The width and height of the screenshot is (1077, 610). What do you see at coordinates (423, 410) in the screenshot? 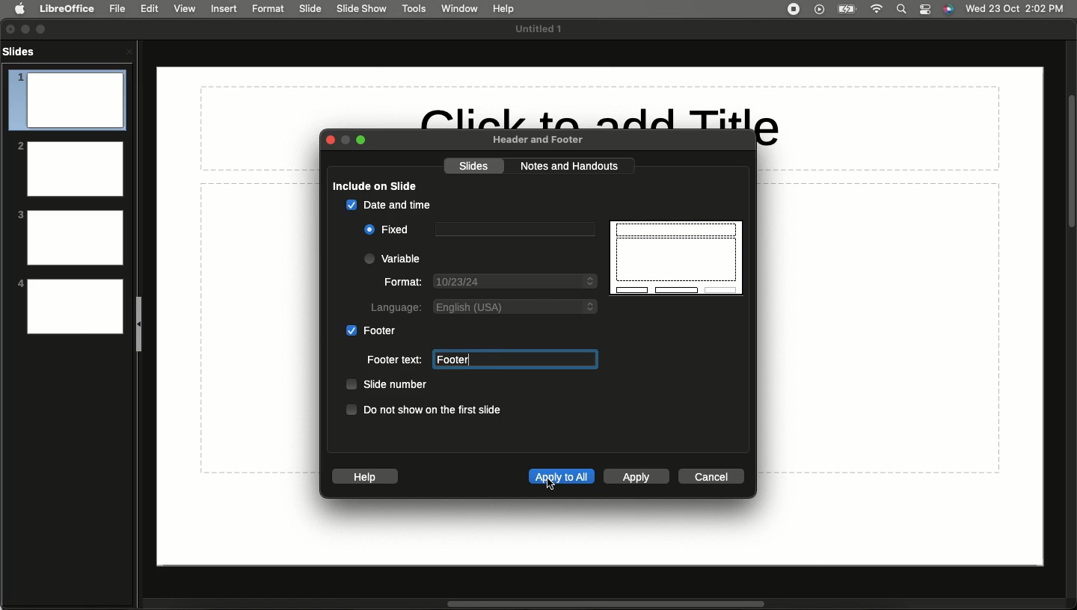
I see `Do not show on the first slide` at bounding box center [423, 410].